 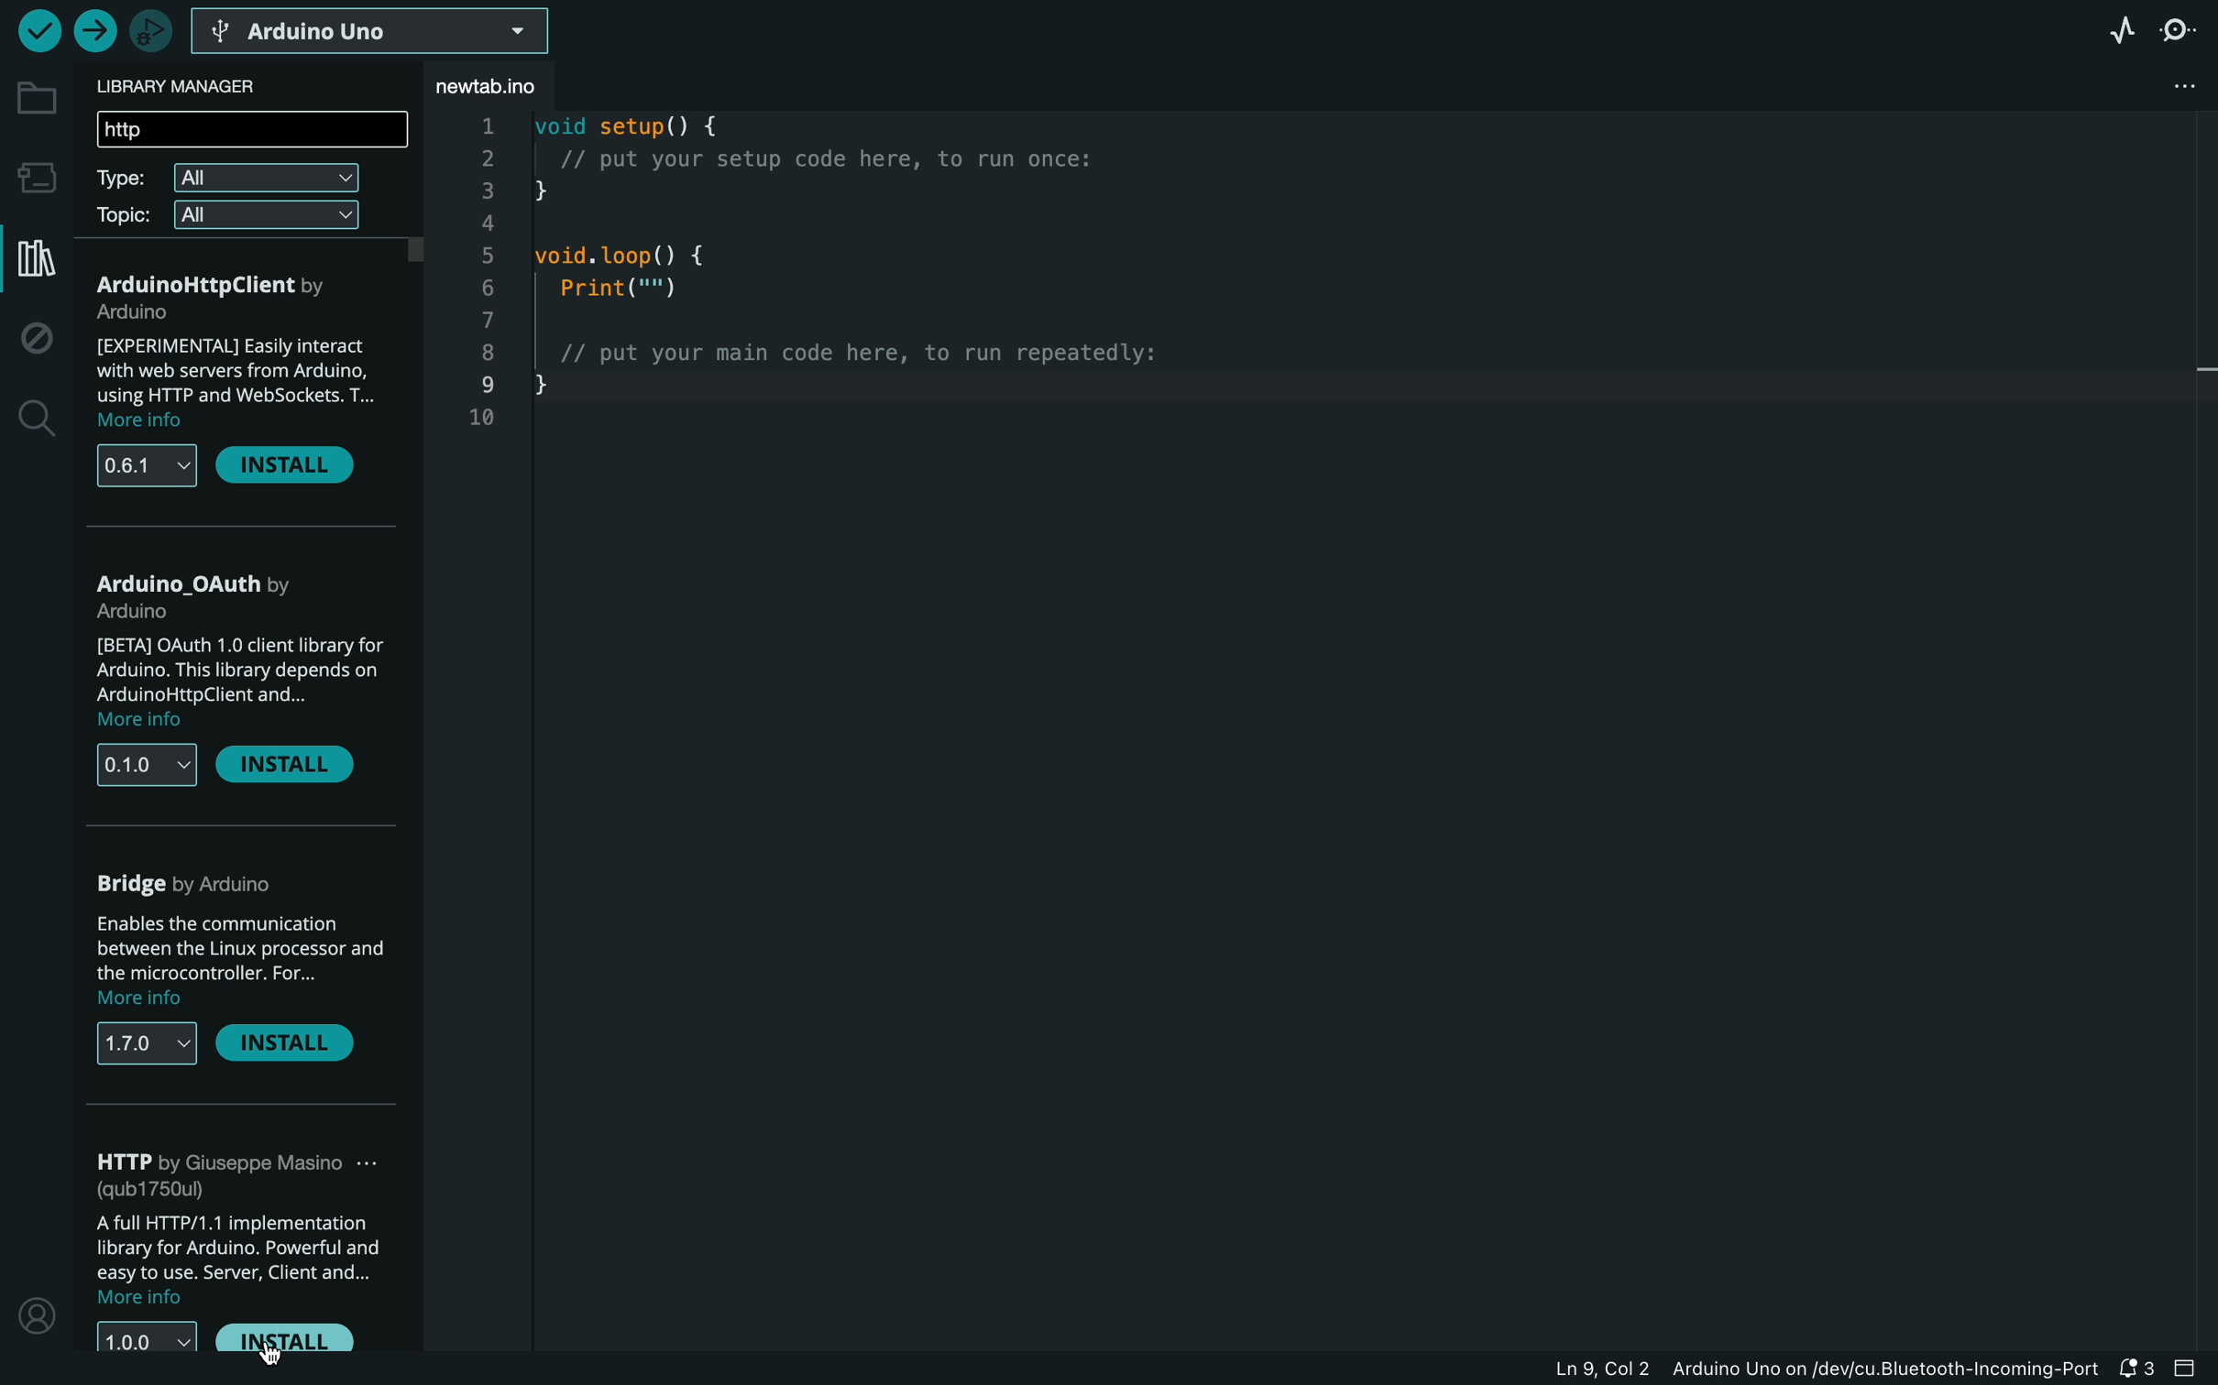 I want to click on description, so click(x=229, y=1258).